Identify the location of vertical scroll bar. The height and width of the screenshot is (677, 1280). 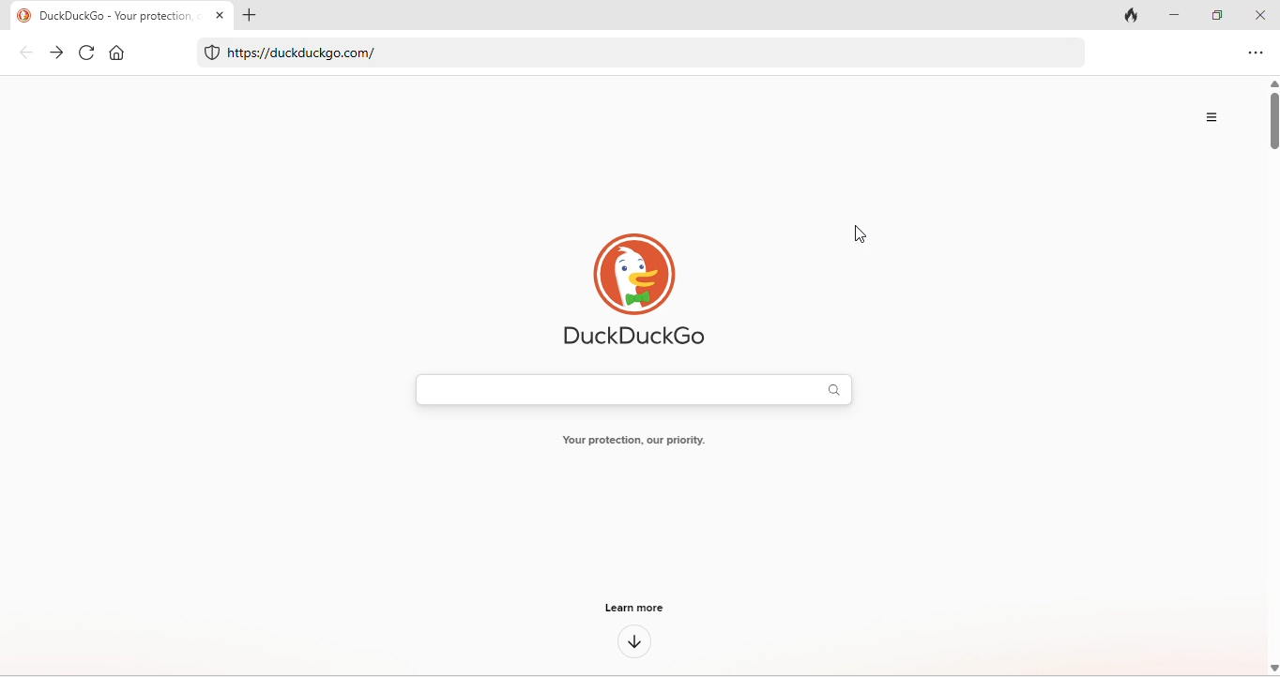
(1272, 116).